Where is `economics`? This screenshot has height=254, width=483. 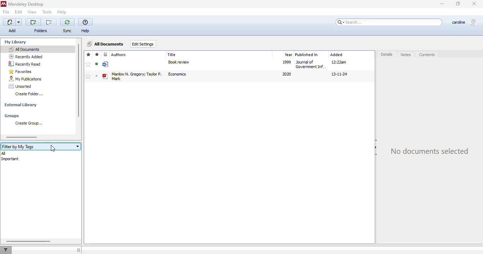 economics is located at coordinates (177, 74).